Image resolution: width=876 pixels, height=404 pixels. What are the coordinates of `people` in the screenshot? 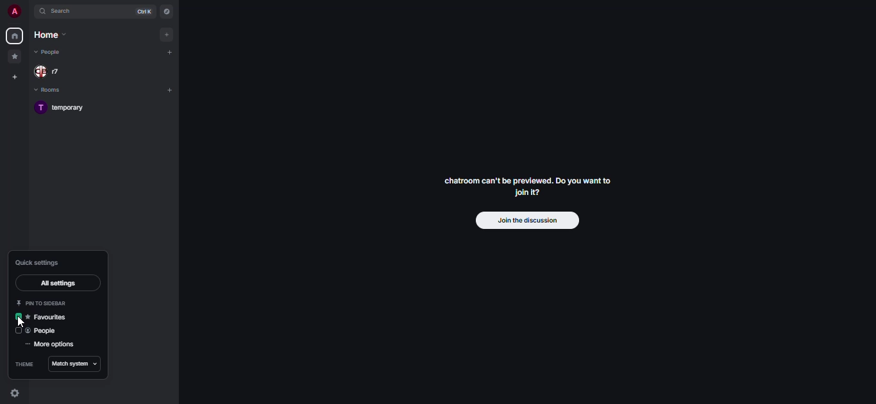 It's located at (42, 332).